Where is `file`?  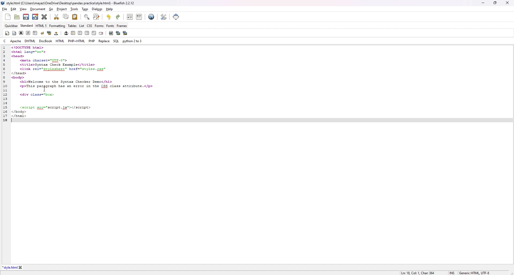 file is located at coordinates (5, 9).